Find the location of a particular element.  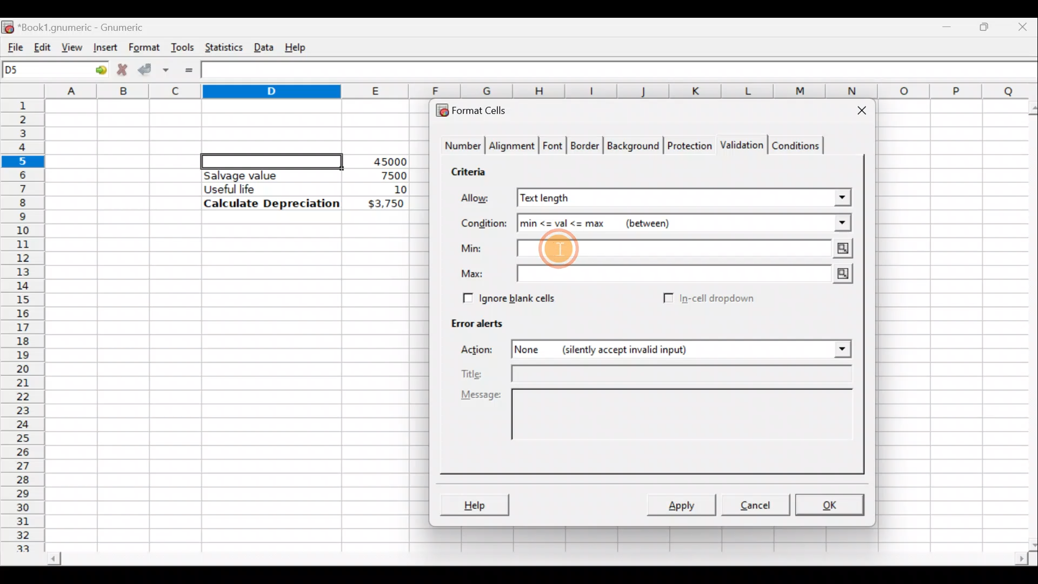

Help is located at coordinates (297, 47).